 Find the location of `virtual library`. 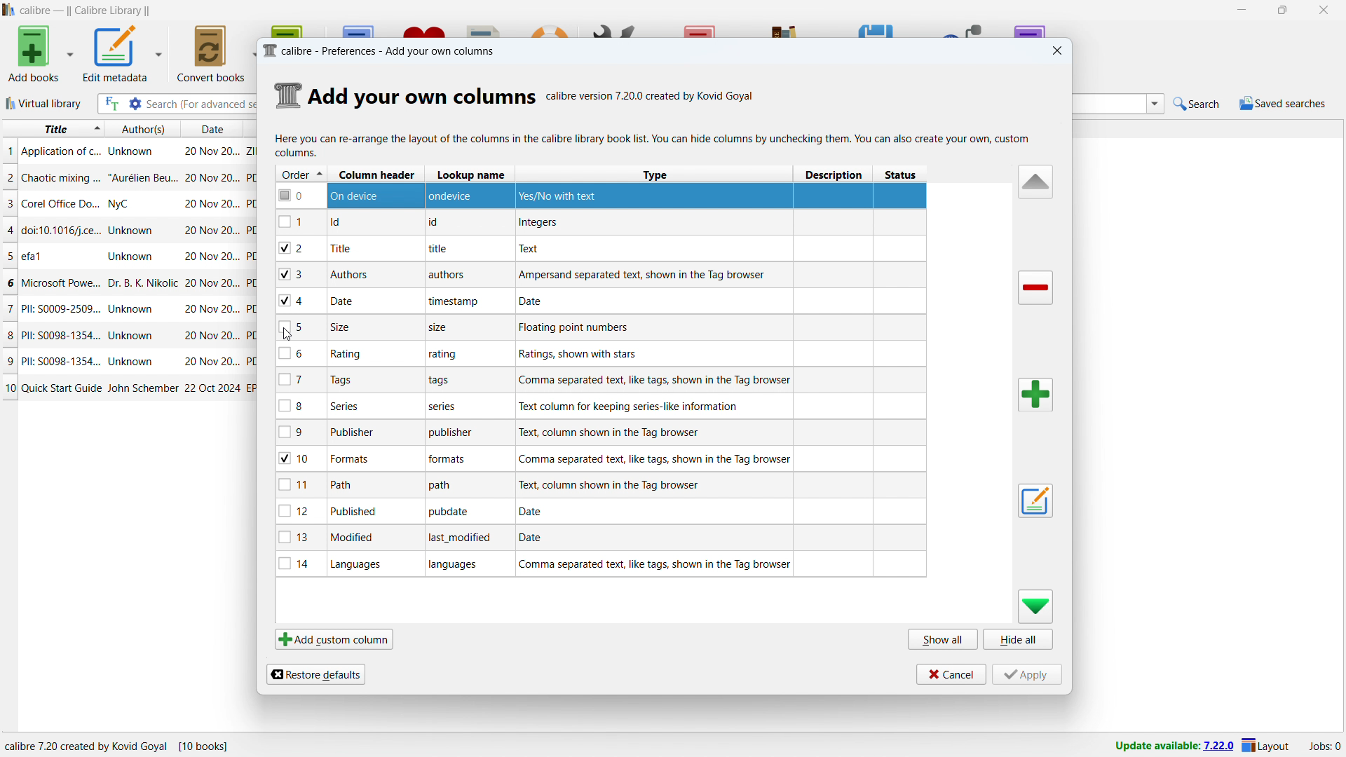

virtual library is located at coordinates (44, 104).